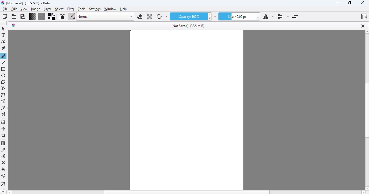 The height and width of the screenshot is (194, 369). I want to click on line tool, so click(4, 63).